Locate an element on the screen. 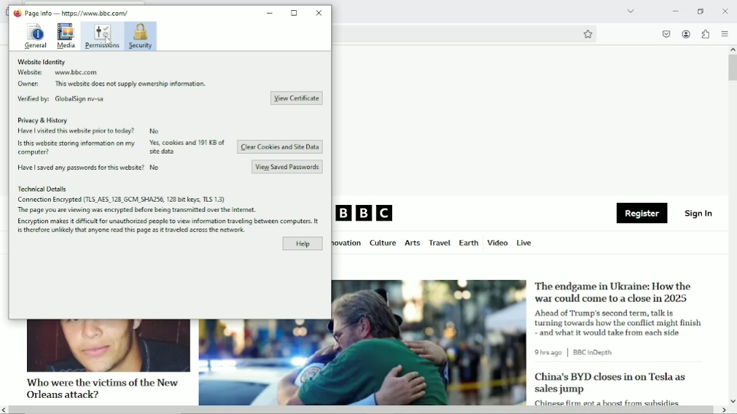 This screenshot has width=737, height=414. Have i visited this website prior to today? No is located at coordinates (92, 131).